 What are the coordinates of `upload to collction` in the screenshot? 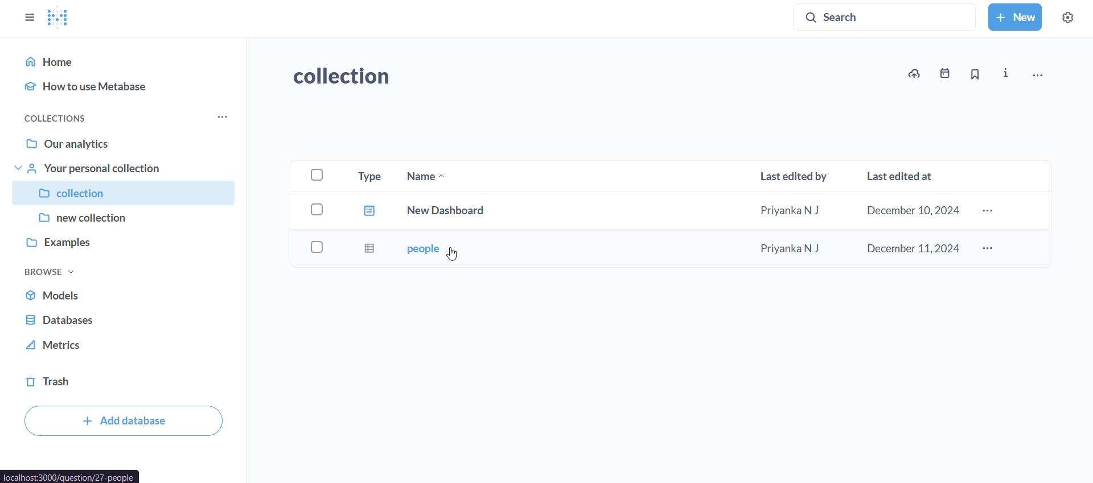 It's located at (917, 73).